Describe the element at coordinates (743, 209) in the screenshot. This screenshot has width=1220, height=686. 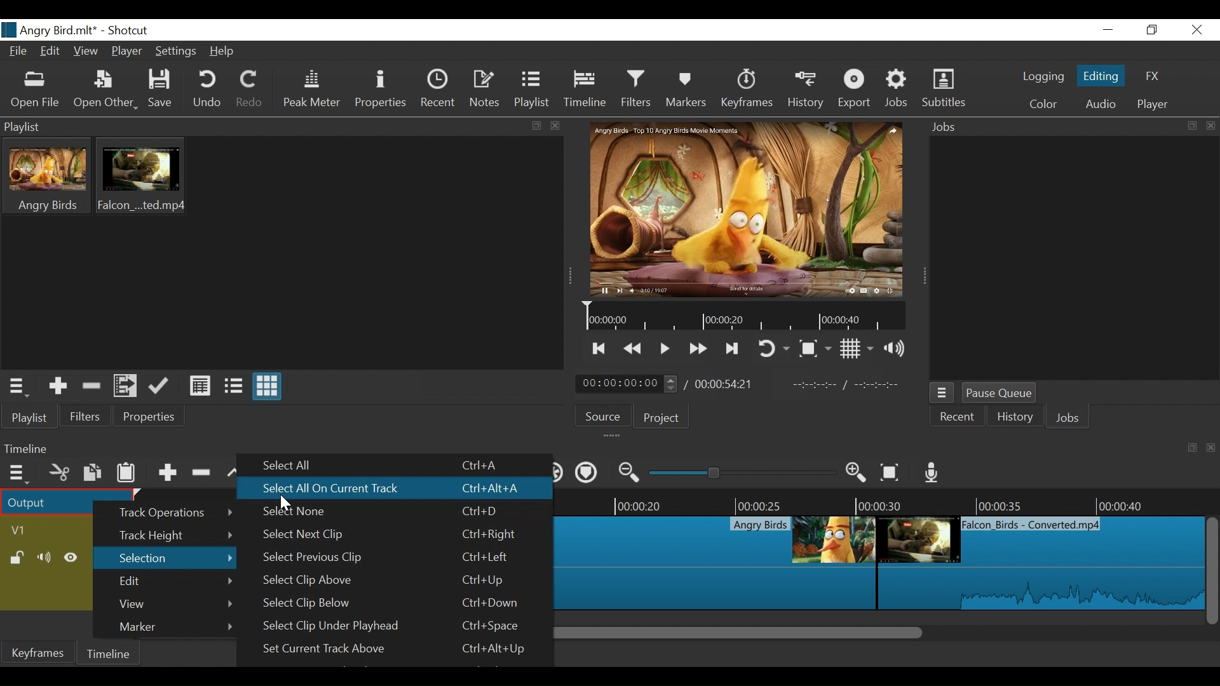
I see `Media Viewer` at that location.